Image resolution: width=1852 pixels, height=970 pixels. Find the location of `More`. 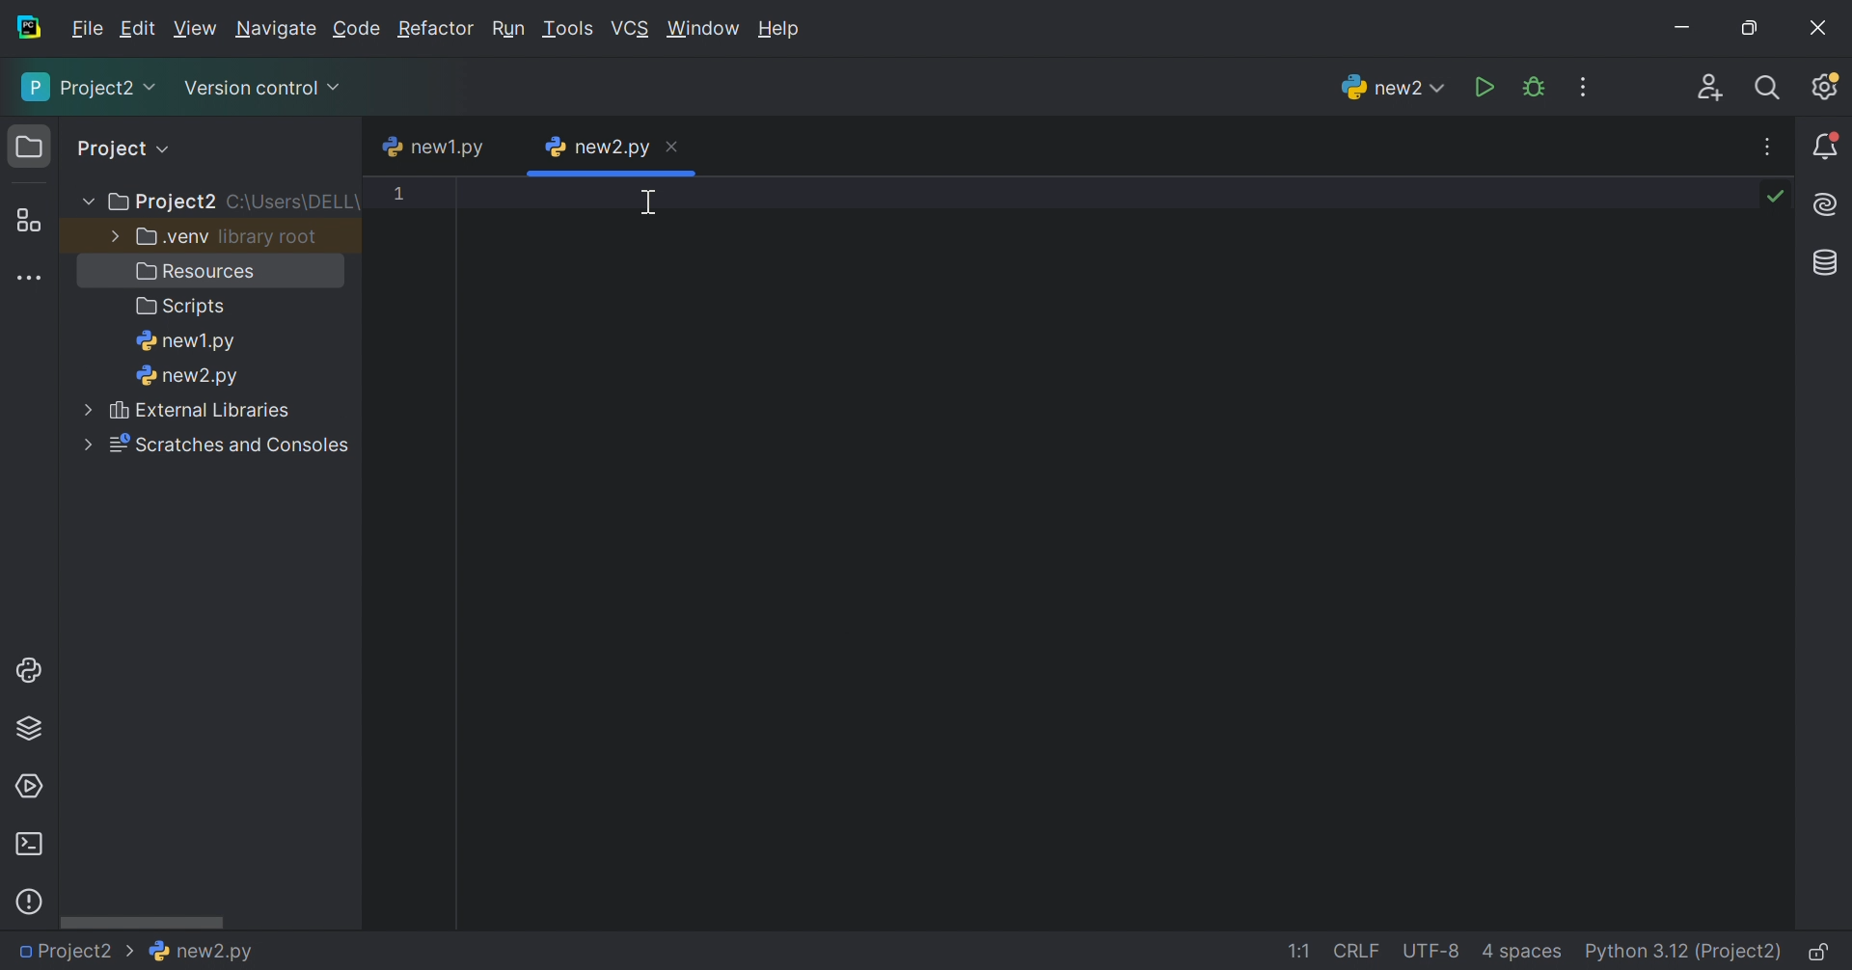

More is located at coordinates (82, 410).